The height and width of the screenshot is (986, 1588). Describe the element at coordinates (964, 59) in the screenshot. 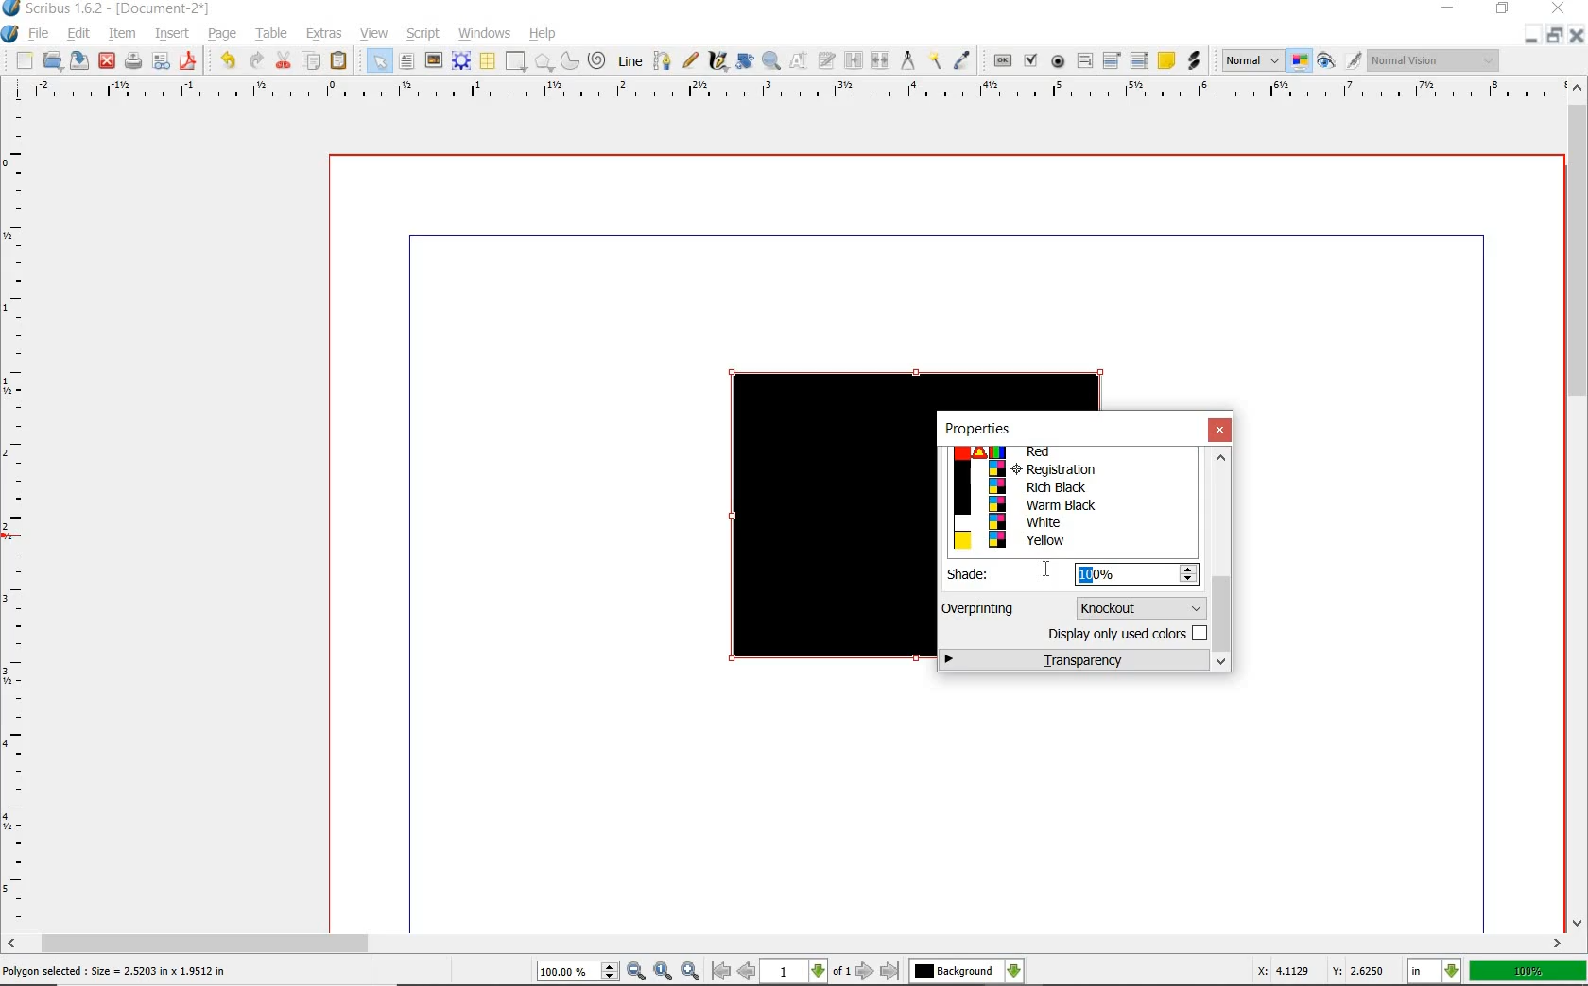

I see `eye dropper` at that location.